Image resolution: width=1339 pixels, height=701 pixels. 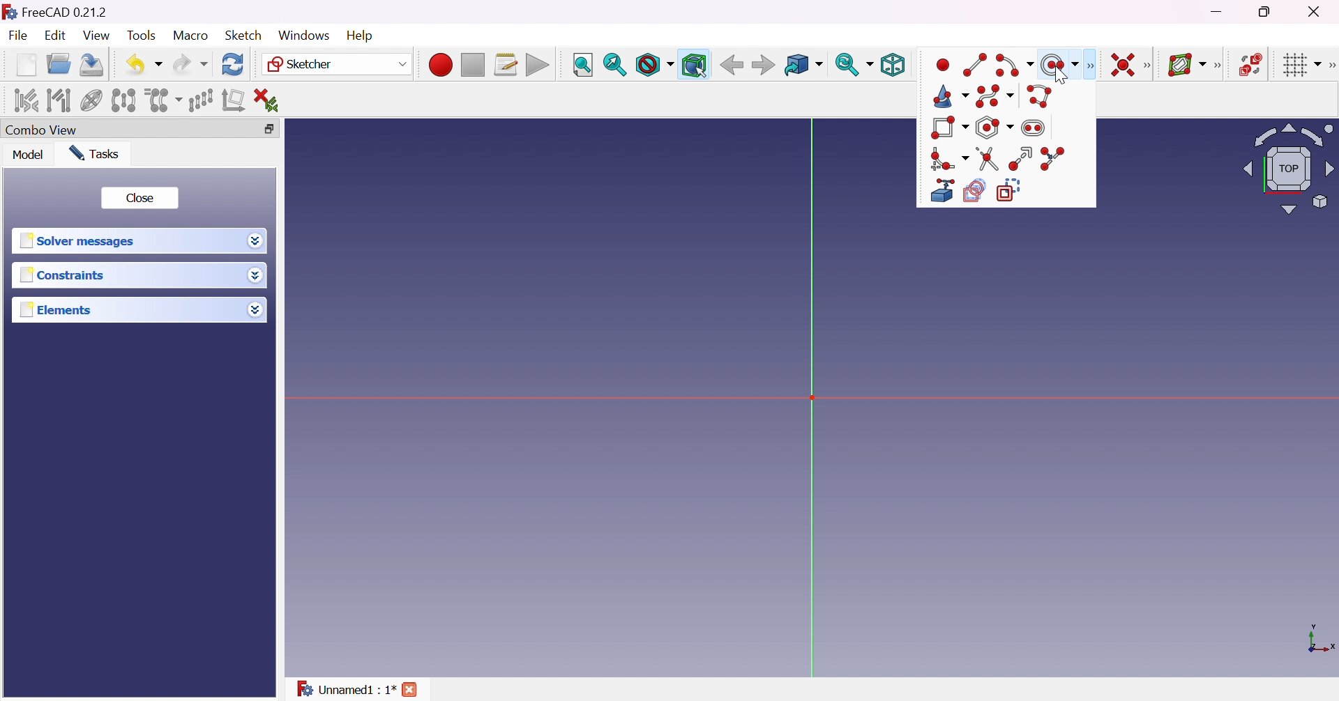 What do you see at coordinates (1331, 66) in the screenshot?
I see `Sketcher edit tools` at bounding box center [1331, 66].